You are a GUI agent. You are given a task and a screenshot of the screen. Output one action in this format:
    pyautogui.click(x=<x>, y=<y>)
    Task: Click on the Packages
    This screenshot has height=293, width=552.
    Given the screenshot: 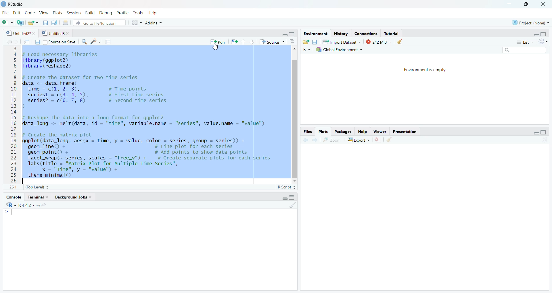 What is the action you would take?
    pyautogui.click(x=342, y=132)
    